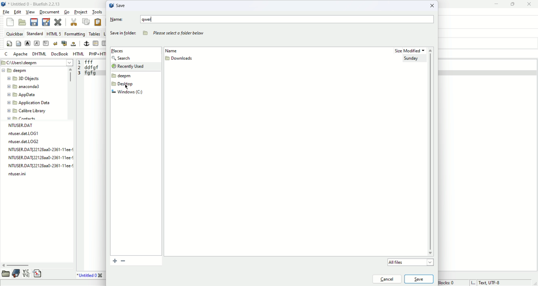  What do you see at coordinates (38, 274) in the screenshot?
I see `snippet` at bounding box center [38, 274].